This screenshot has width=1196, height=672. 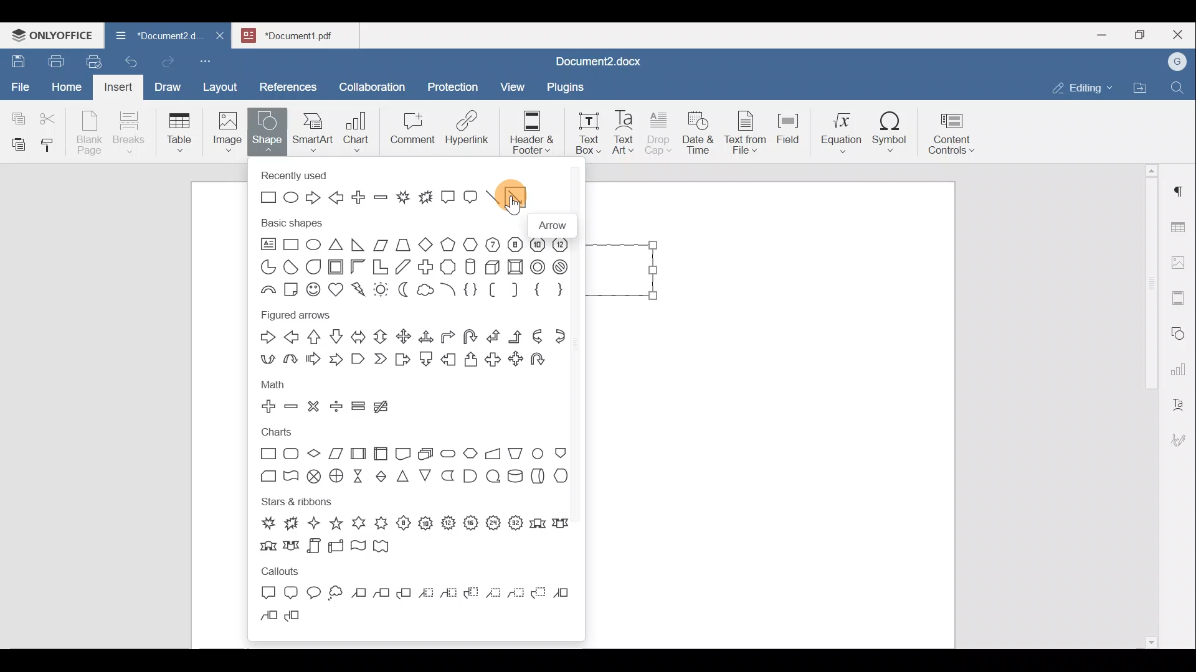 I want to click on Date & time, so click(x=699, y=131).